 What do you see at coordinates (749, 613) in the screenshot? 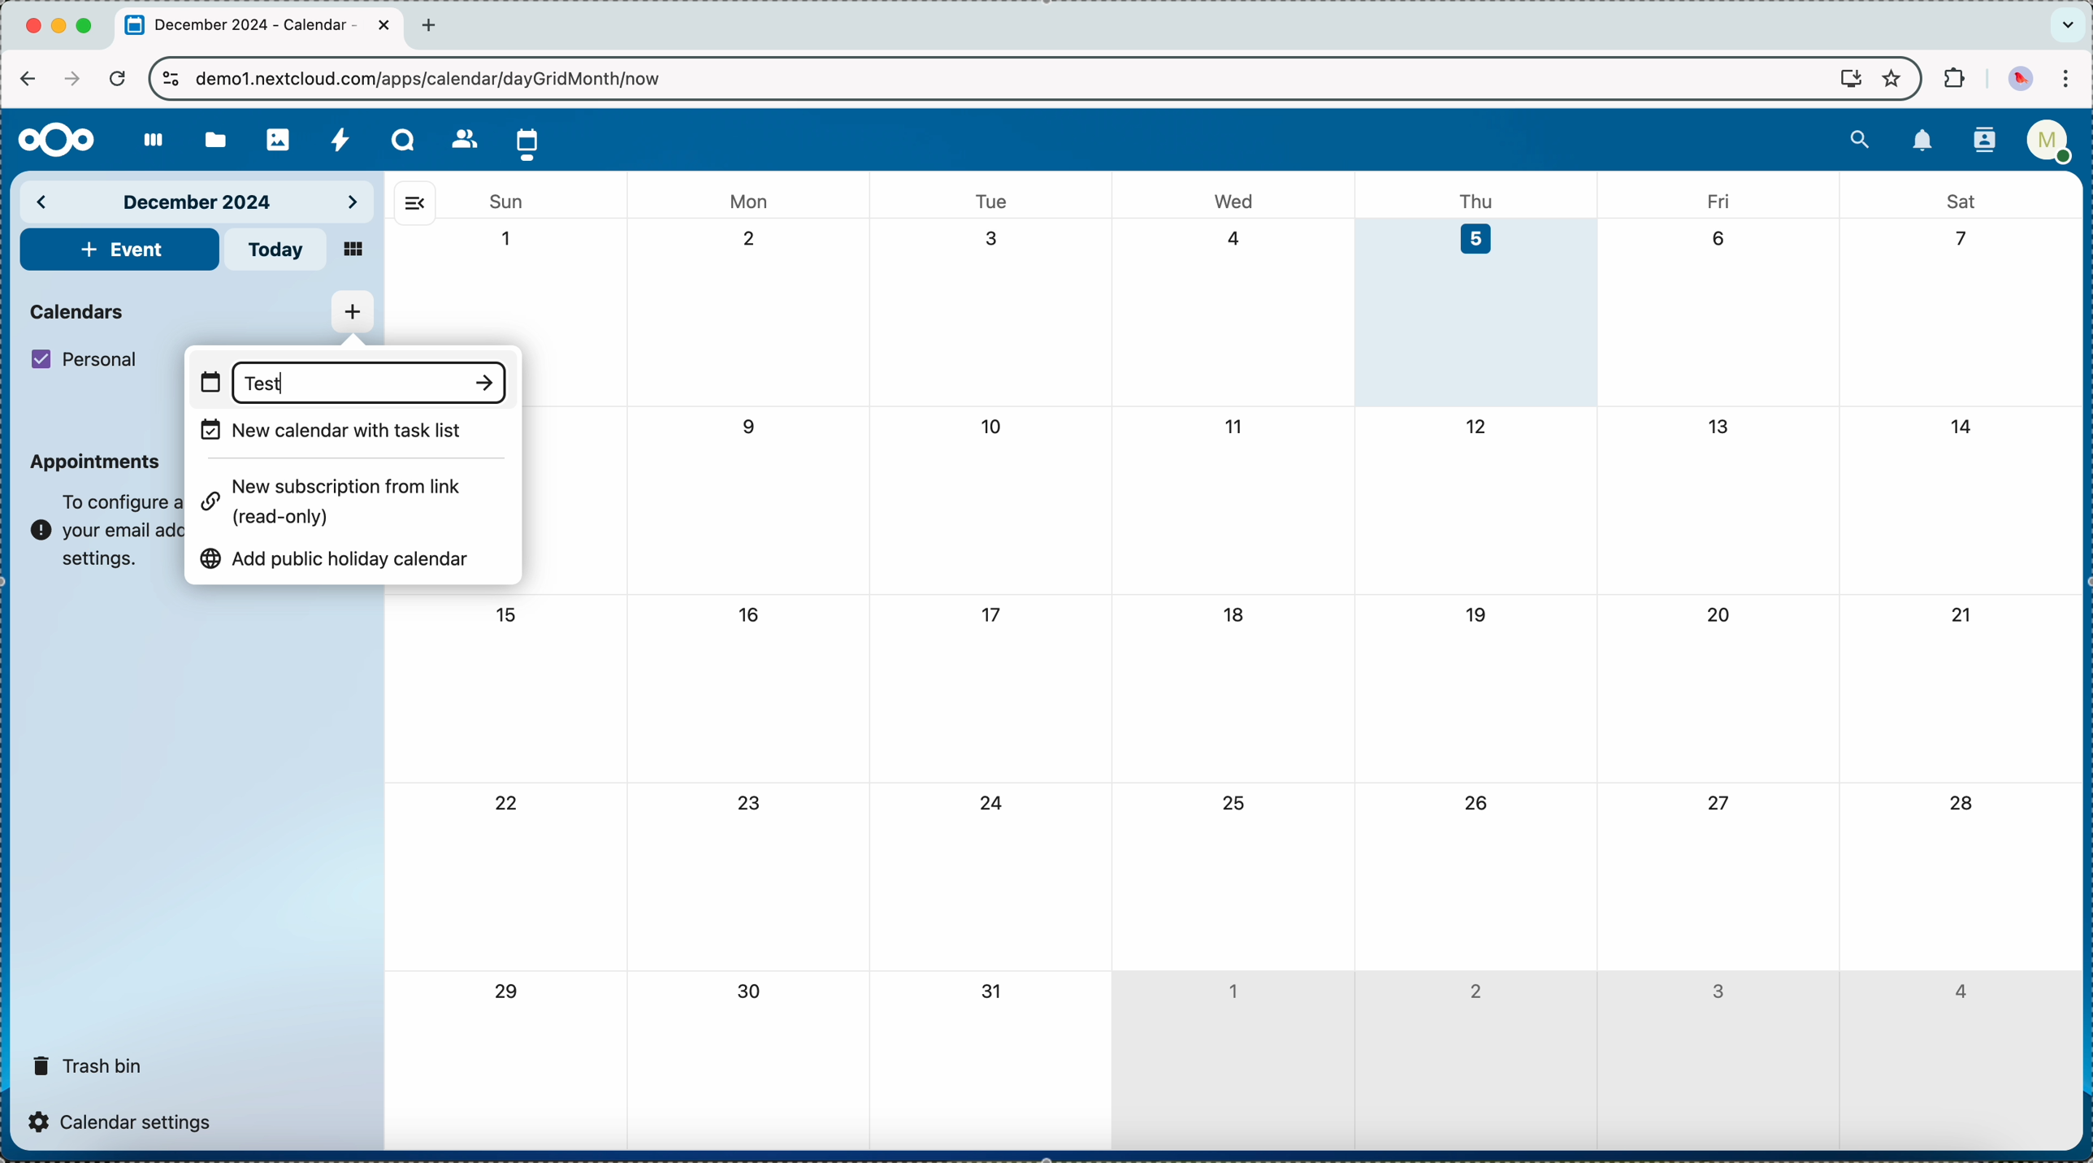
I see `16` at bounding box center [749, 613].